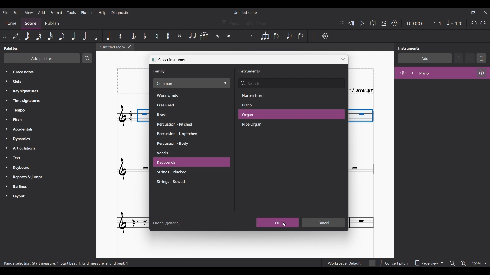  What do you see at coordinates (278, 223) in the screenshot?
I see `ok` at bounding box center [278, 223].